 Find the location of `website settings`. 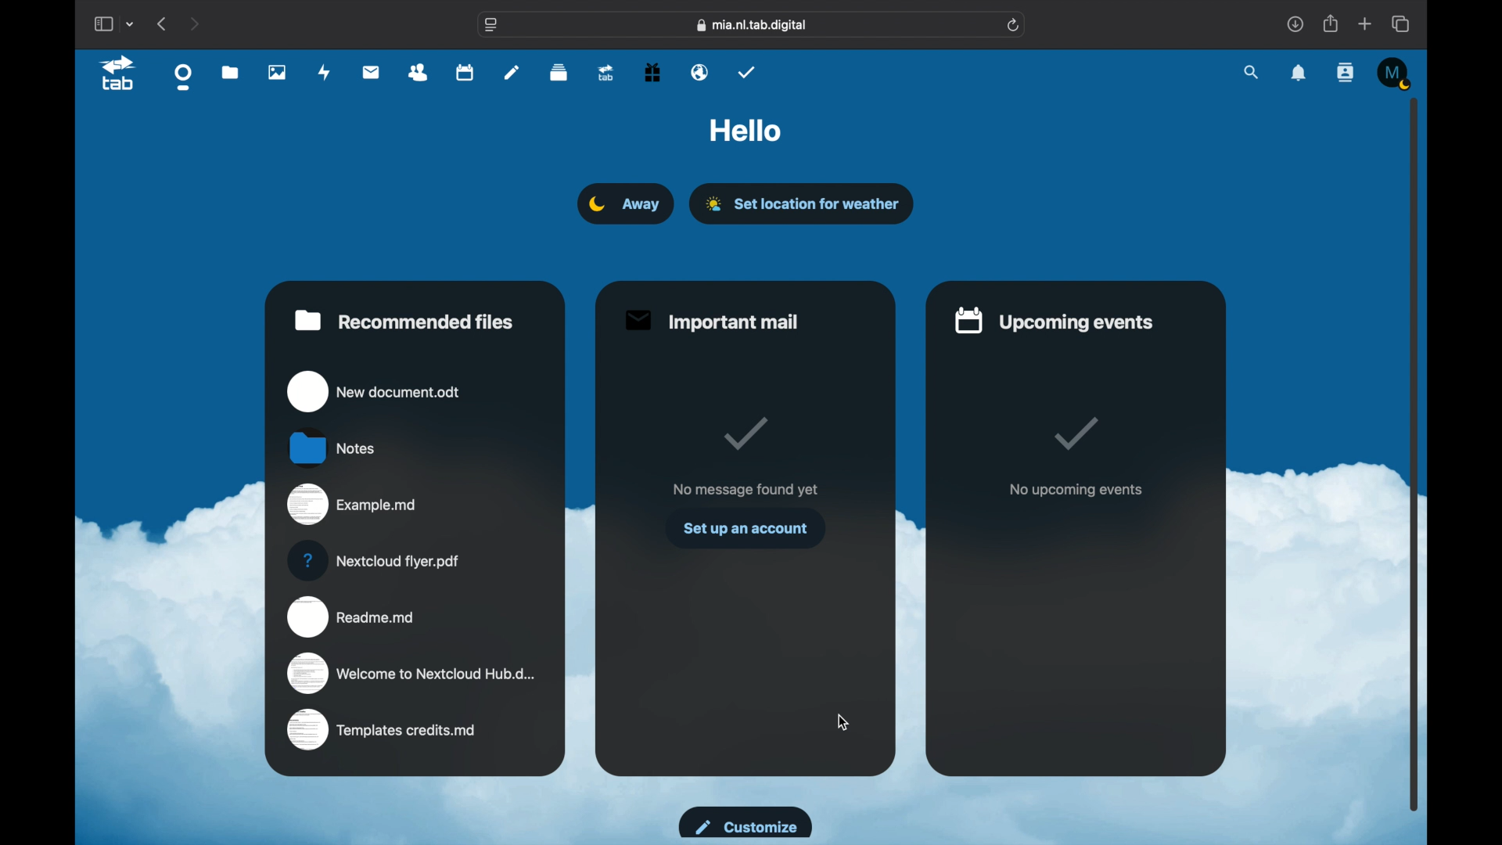

website settings is located at coordinates (491, 26).